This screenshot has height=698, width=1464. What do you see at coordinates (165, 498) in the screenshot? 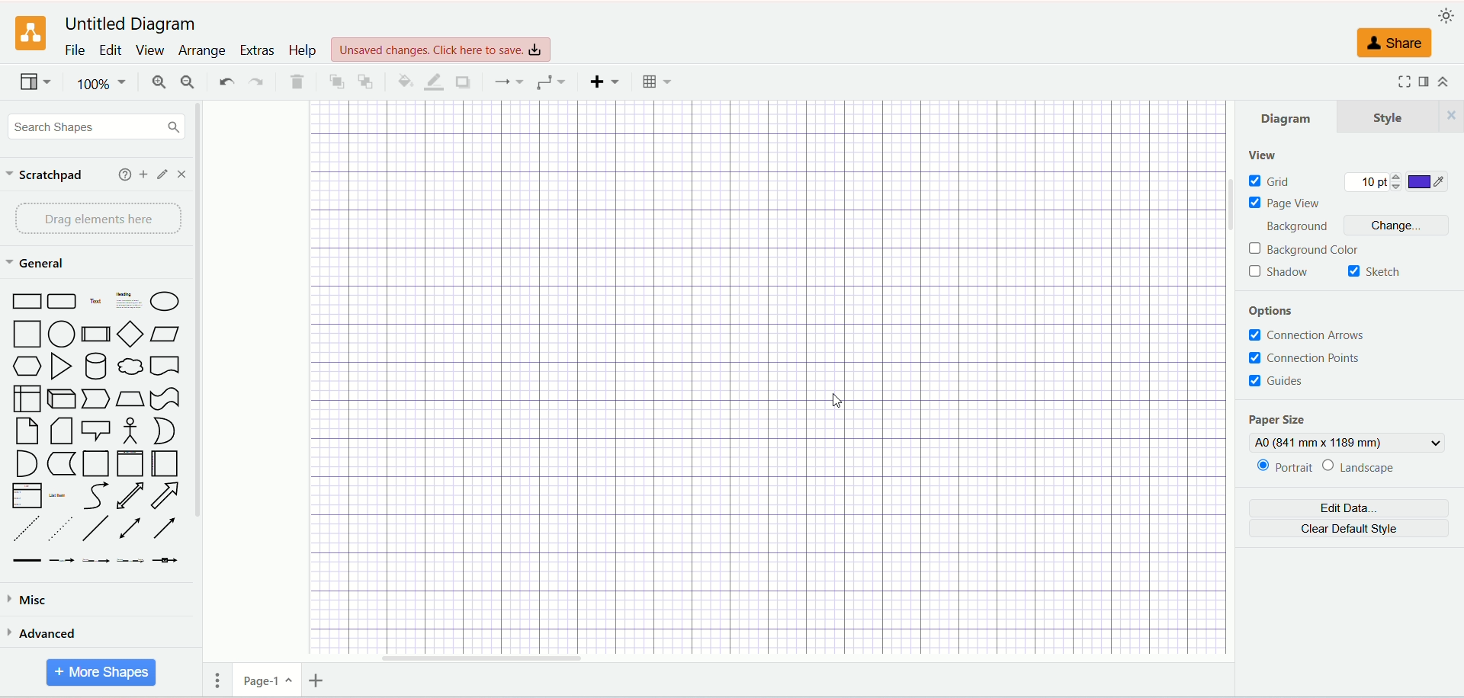
I see `Arrow` at bounding box center [165, 498].